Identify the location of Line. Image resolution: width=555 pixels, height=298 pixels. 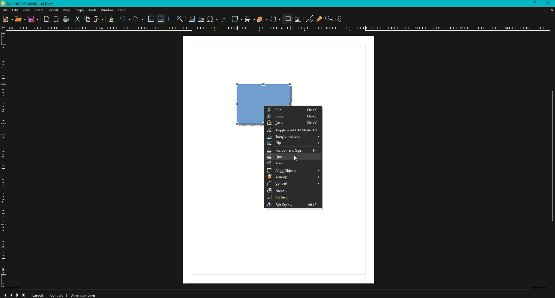
(294, 157).